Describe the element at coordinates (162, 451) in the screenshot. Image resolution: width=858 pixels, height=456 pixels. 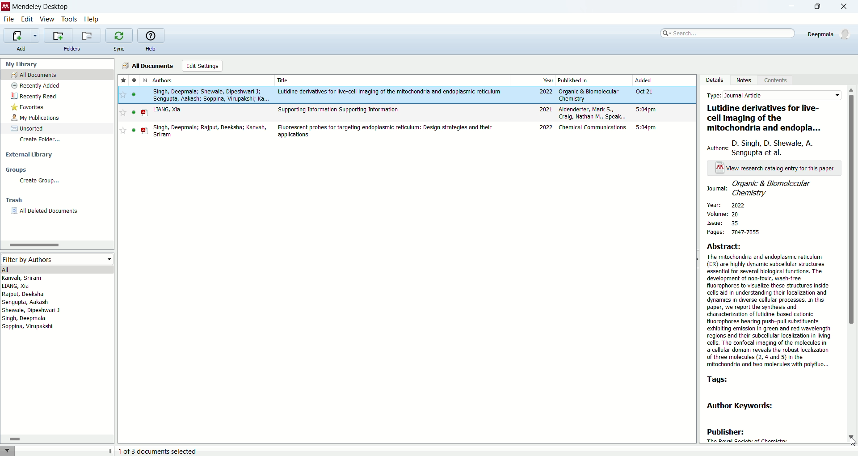
I see `1 of 3 document selected` at that location.